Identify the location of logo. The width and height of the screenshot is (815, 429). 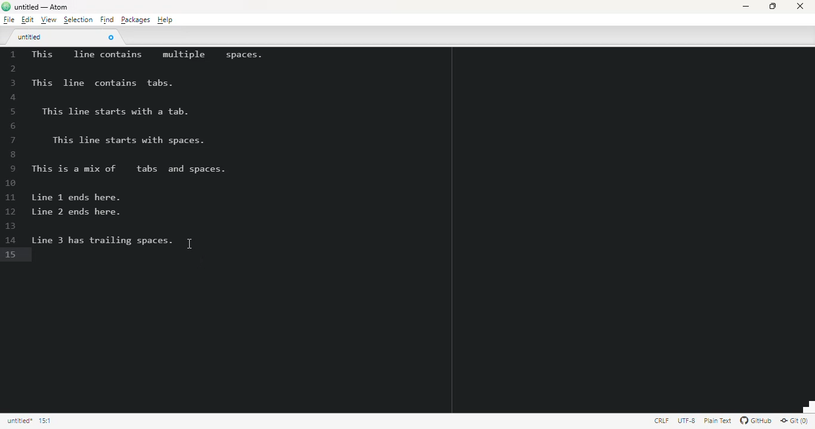
(6, 6).